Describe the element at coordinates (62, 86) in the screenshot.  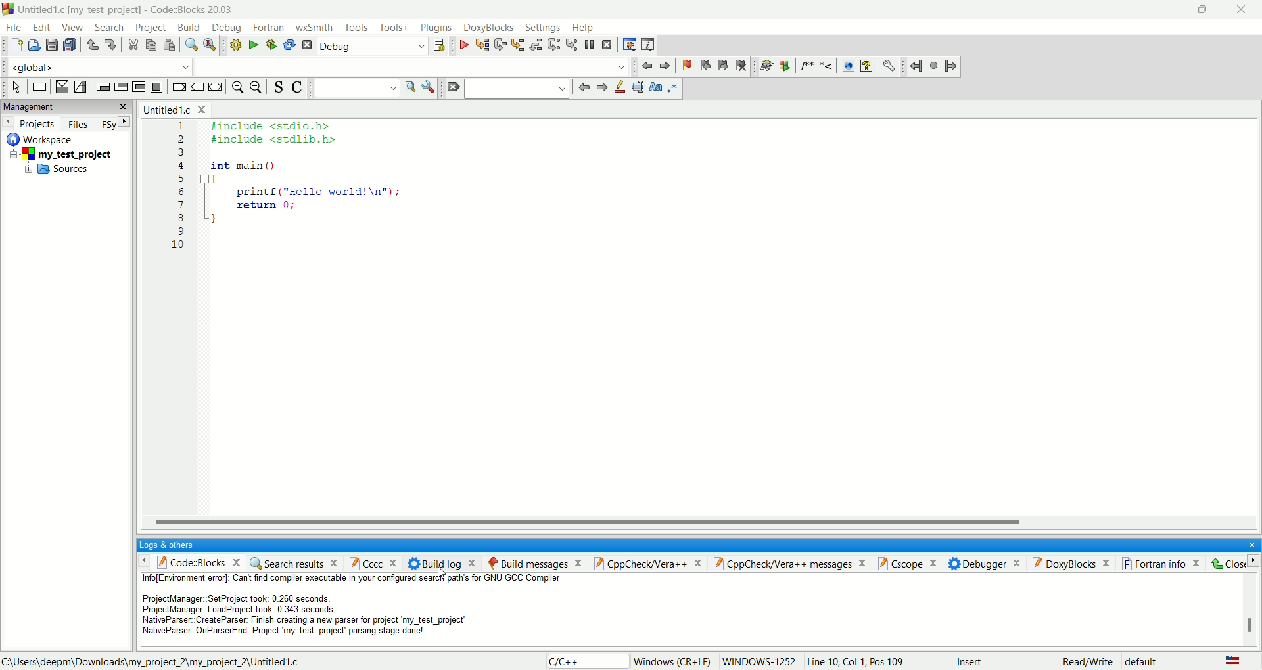
I see `decision` at that location.